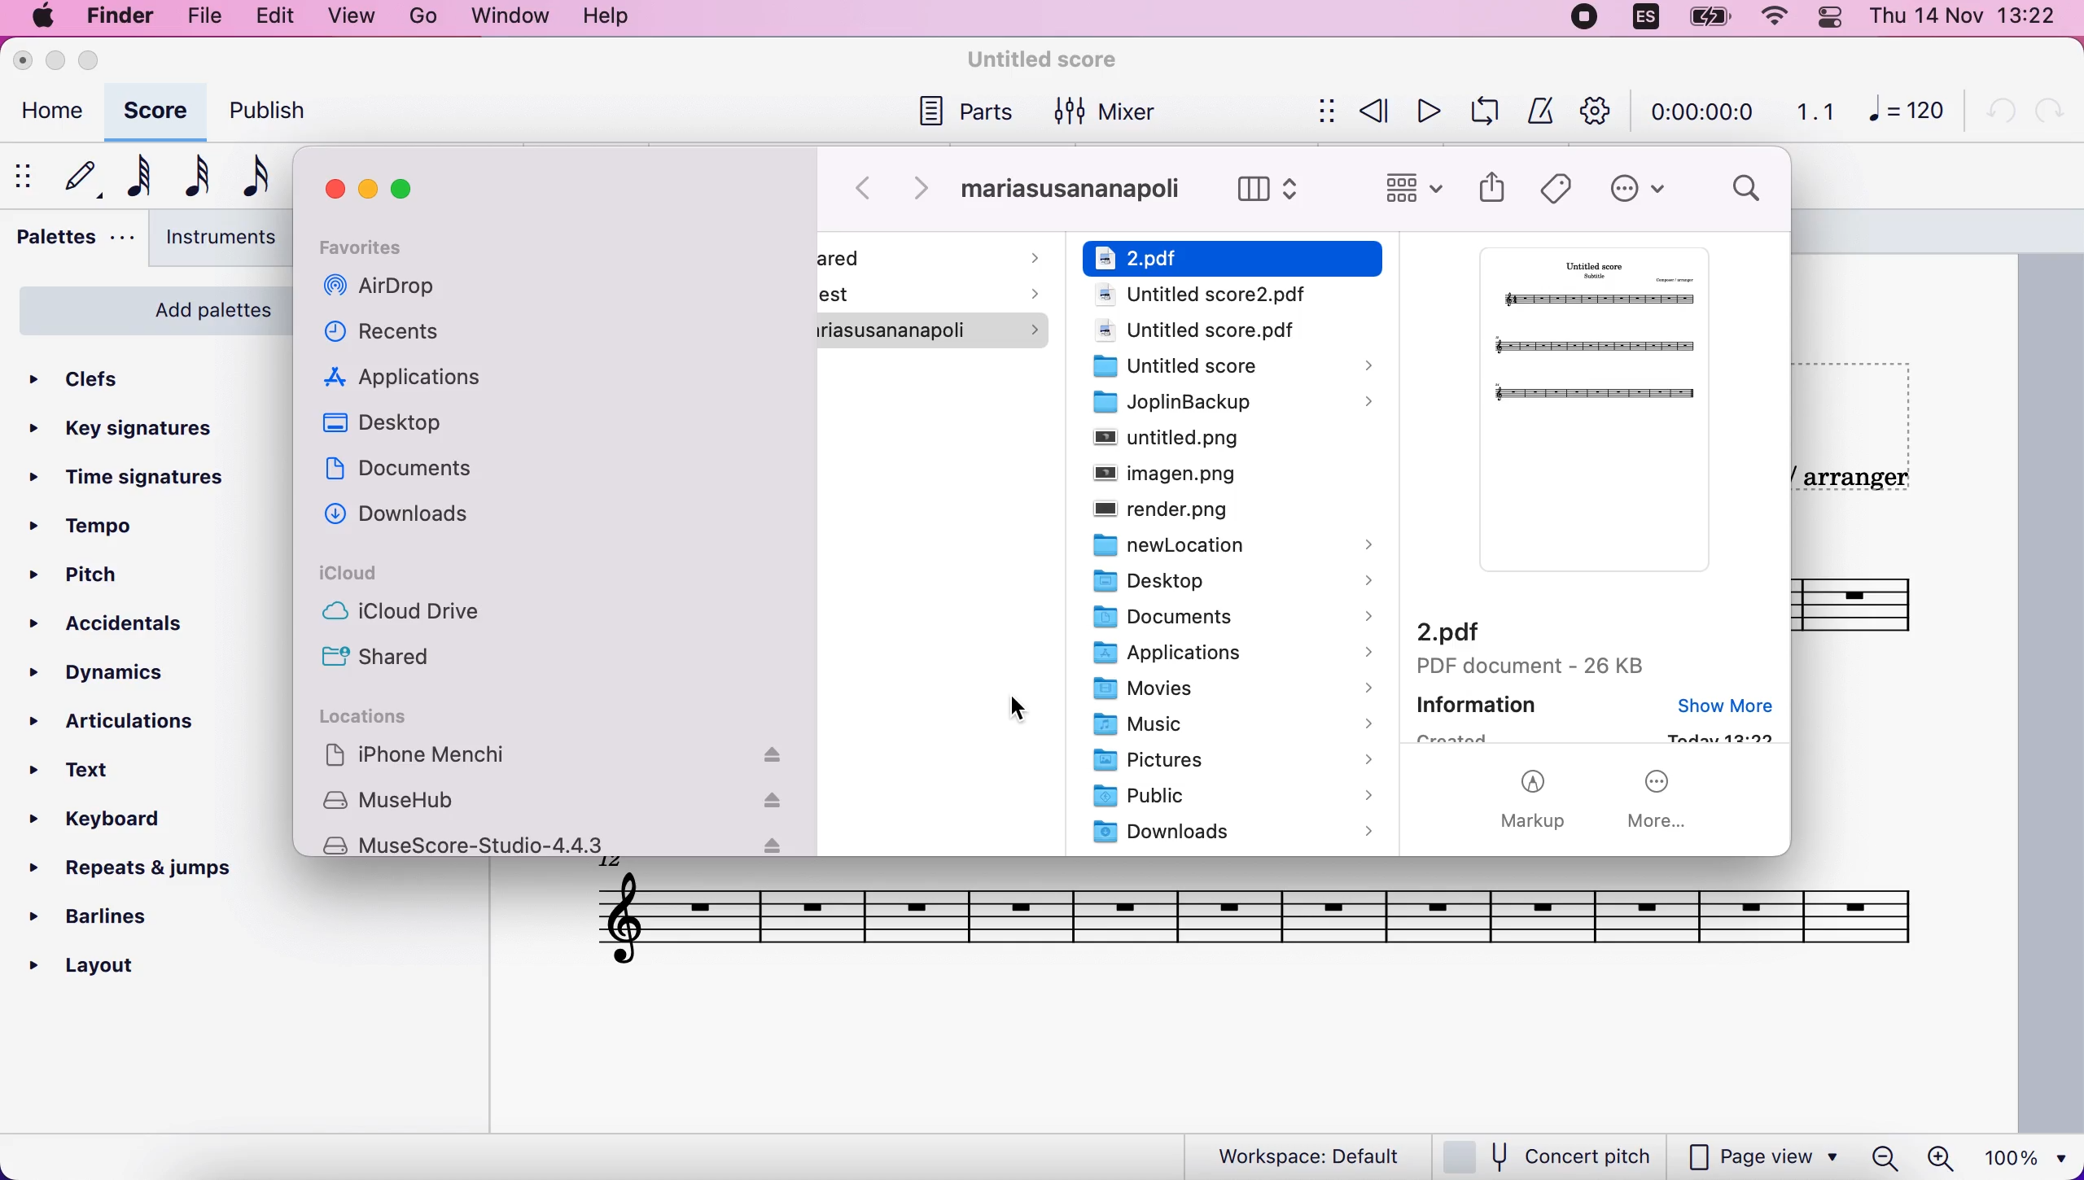  Describe the element at coordinates (250, 178) in the screenshot. I see `16th note` at that location.